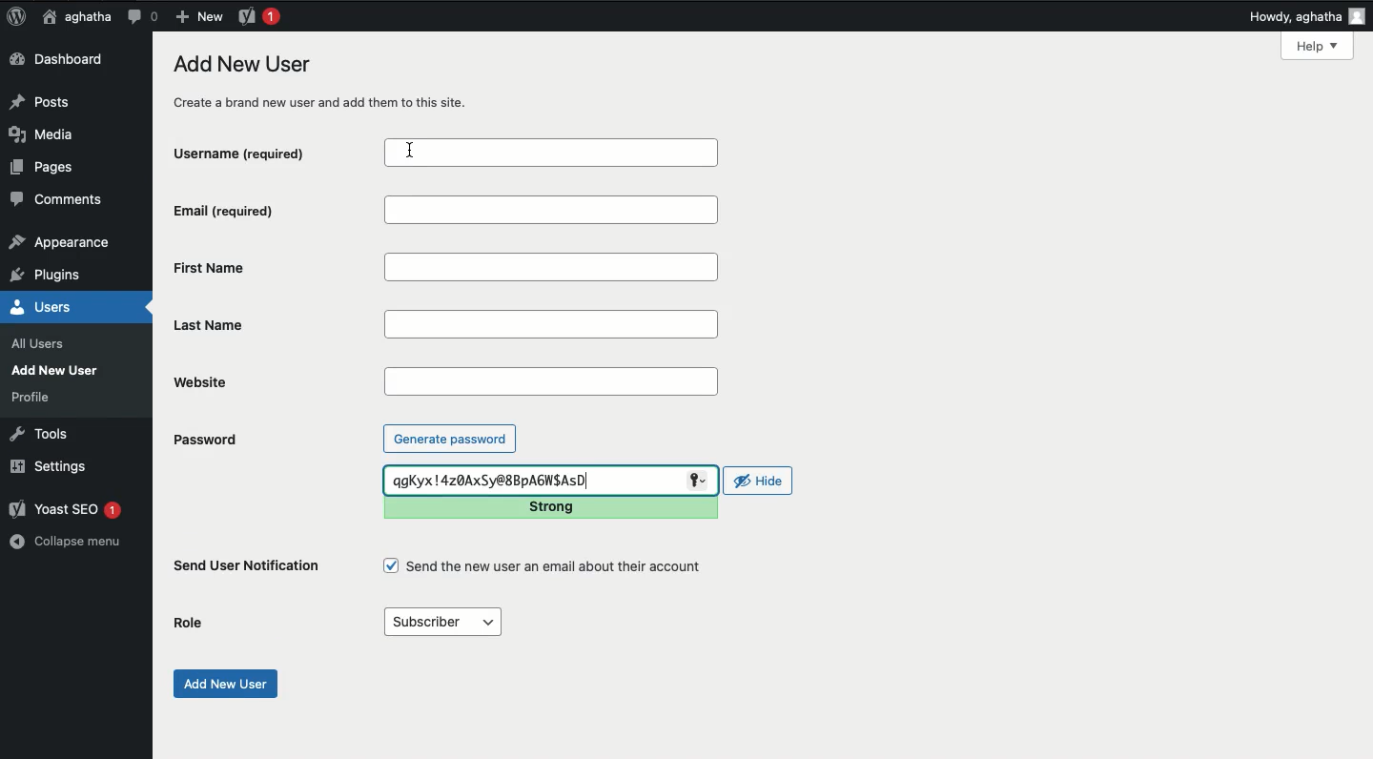 This screenshot has height=759, width=1373. Describe the element at coordinates (551, 380) in the screenshot. I see `Website` at that location.